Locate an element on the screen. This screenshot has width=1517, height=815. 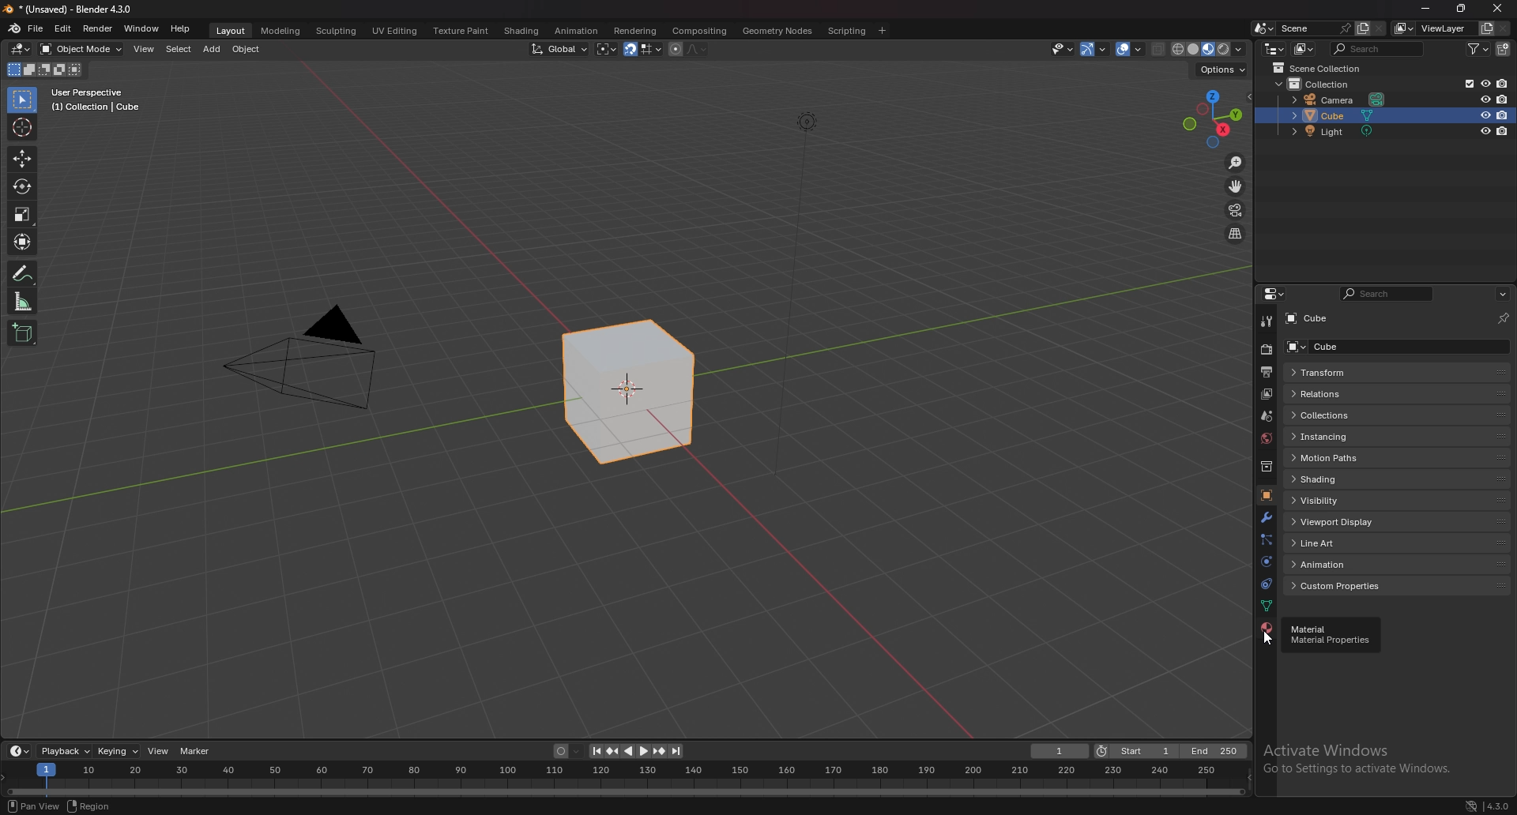
custom properties is located at coordinates (1396, 586).